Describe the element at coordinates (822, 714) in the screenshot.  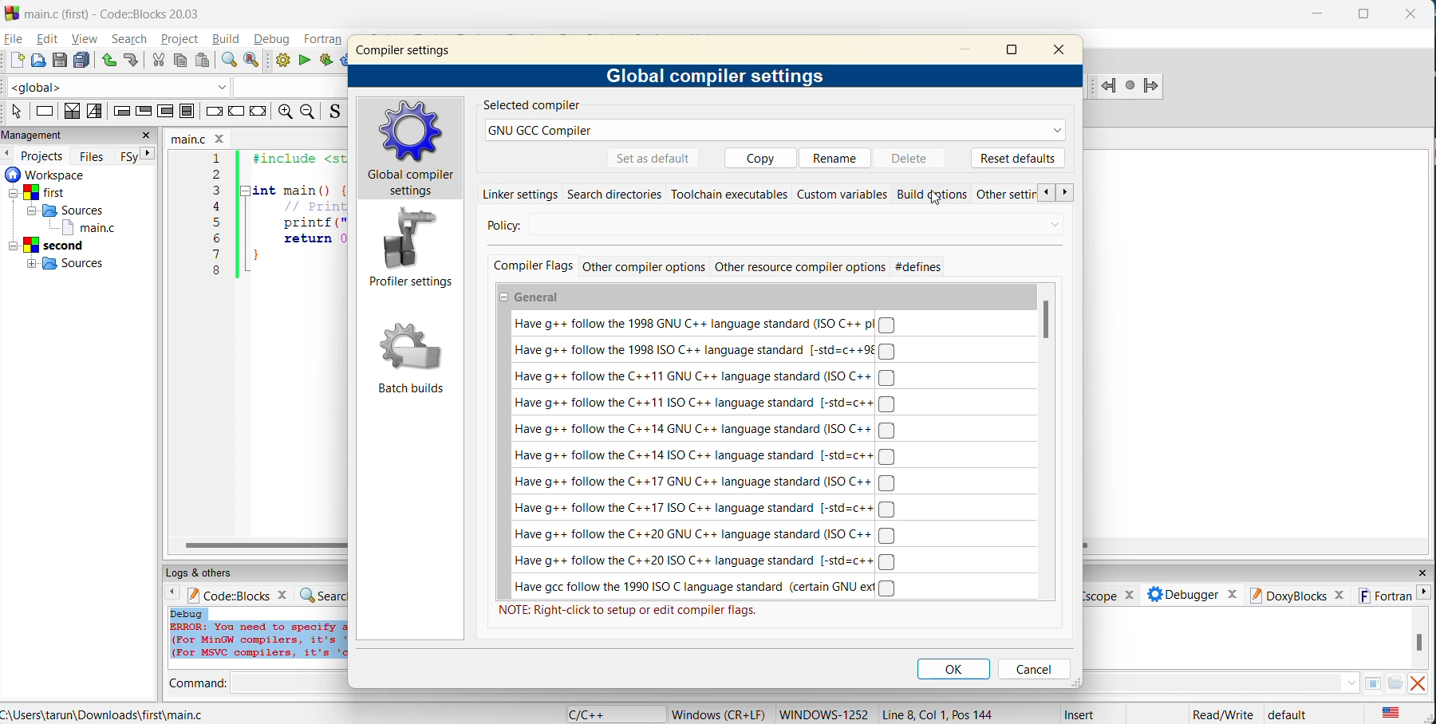
I see `WINDOWS 1252` at that location.